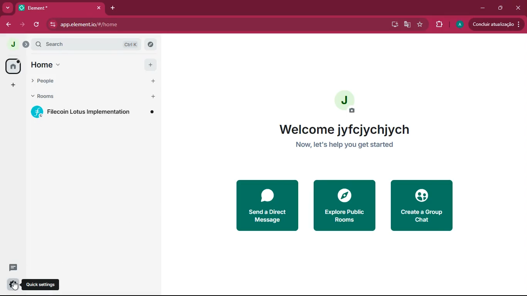 The image size is (527, 296). What do you see at coordinates (37, 25) in the screenshot?
I see `refresh` at bounding box center [37, 25].